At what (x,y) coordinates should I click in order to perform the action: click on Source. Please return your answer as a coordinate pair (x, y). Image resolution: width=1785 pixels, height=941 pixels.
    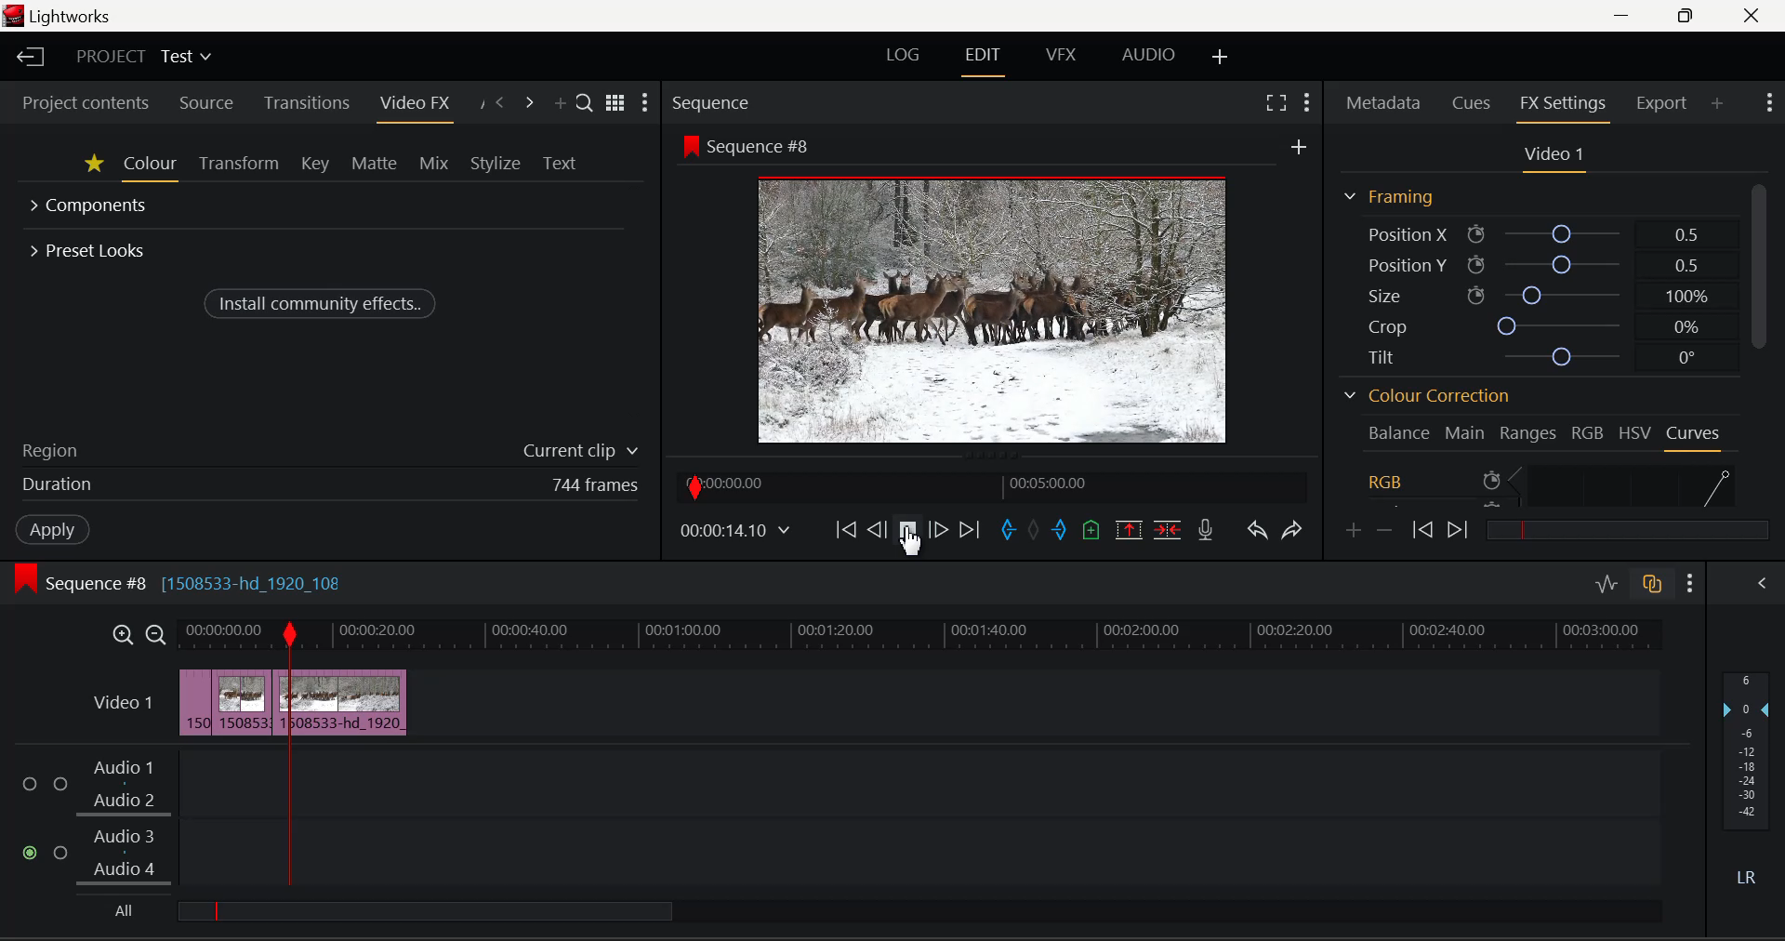
    Looking at the image, I should click on (205, 103).